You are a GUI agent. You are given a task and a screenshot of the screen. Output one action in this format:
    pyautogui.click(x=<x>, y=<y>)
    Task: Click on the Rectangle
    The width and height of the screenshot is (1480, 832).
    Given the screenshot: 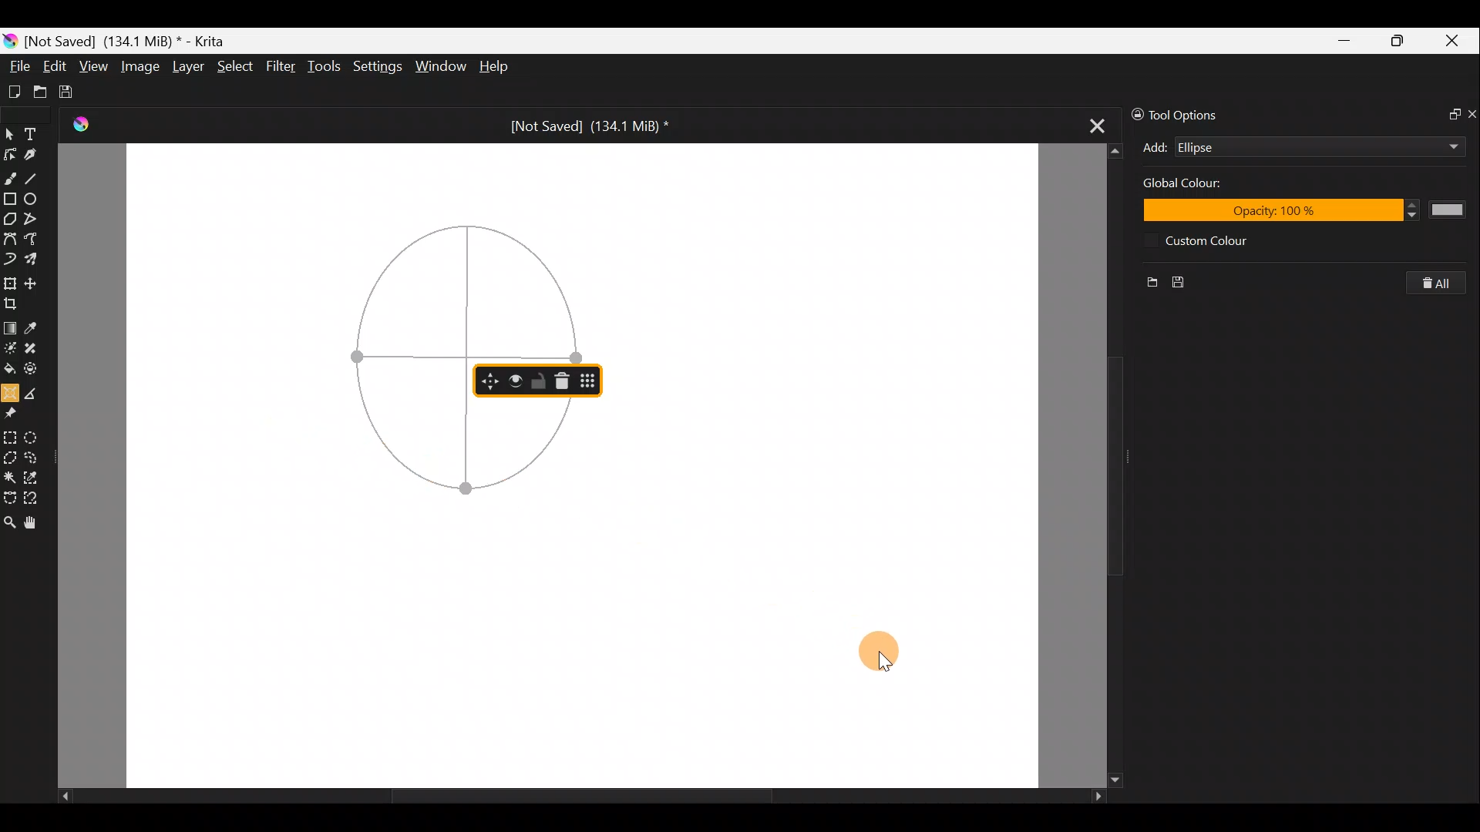 What is the action you would take?
    pyautogui.click(x=9, y=199)
    